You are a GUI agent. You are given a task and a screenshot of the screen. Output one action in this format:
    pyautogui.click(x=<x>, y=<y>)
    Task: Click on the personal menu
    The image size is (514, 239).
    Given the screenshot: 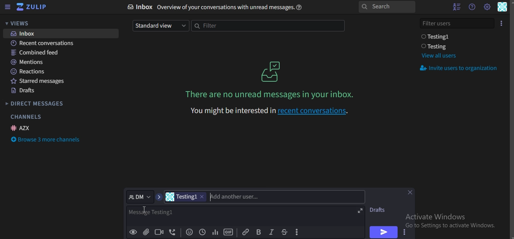 What is the action you would take?
    pyautogui.click(x=503, y=8)
    